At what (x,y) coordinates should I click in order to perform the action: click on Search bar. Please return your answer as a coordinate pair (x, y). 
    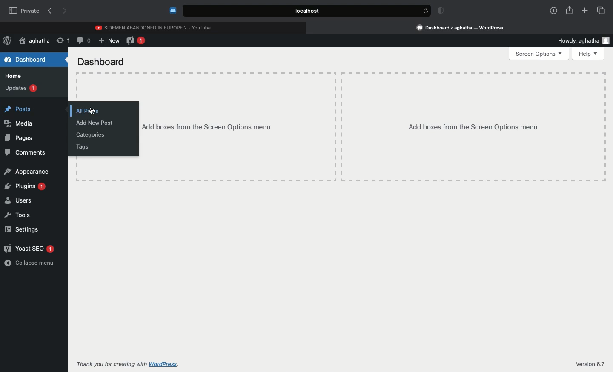
    Looking at the image, I should click on (298, 11).